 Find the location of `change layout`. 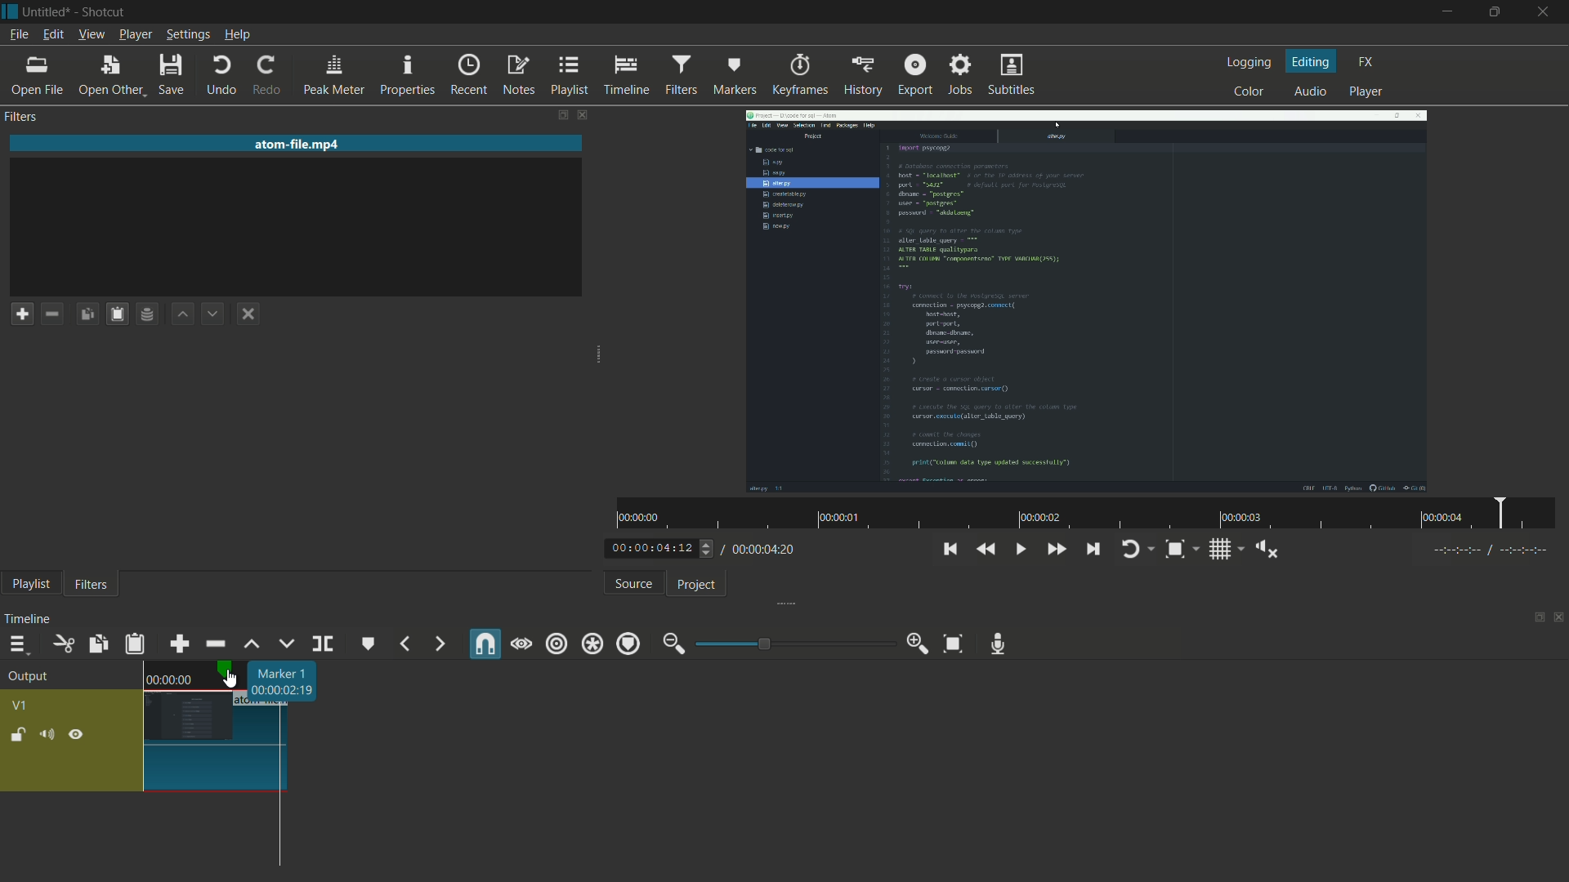

change layout is located at coordinates (560, 115).